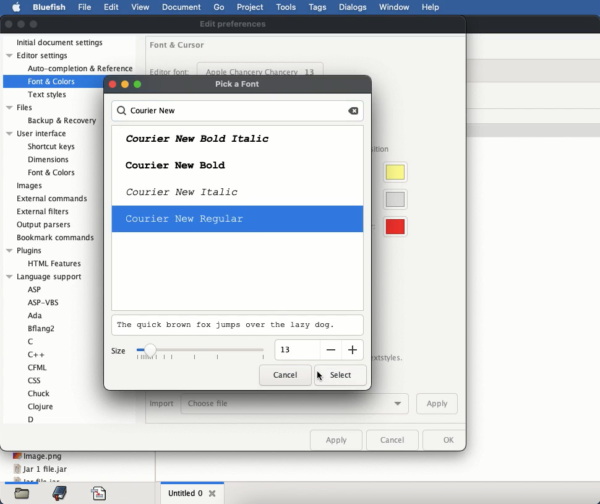  I want to click on input, so click(319, 349).